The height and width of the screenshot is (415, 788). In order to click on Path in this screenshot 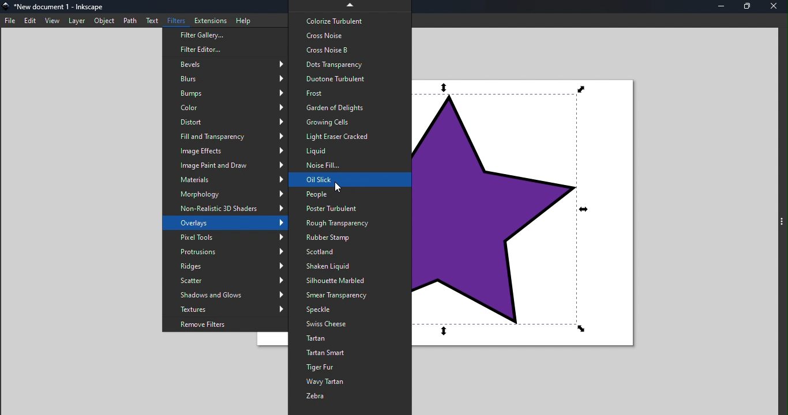, I will do `click(130, 20)`.